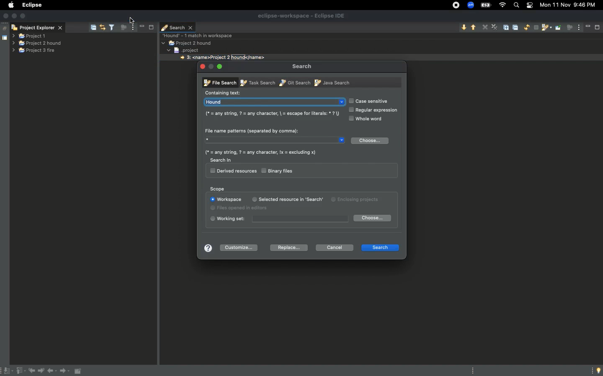 The image size is (603, 376). What do you see at coordinates (517, 28) in the screenshot?
I see `Collapse all` at bounding box center [517, 28].